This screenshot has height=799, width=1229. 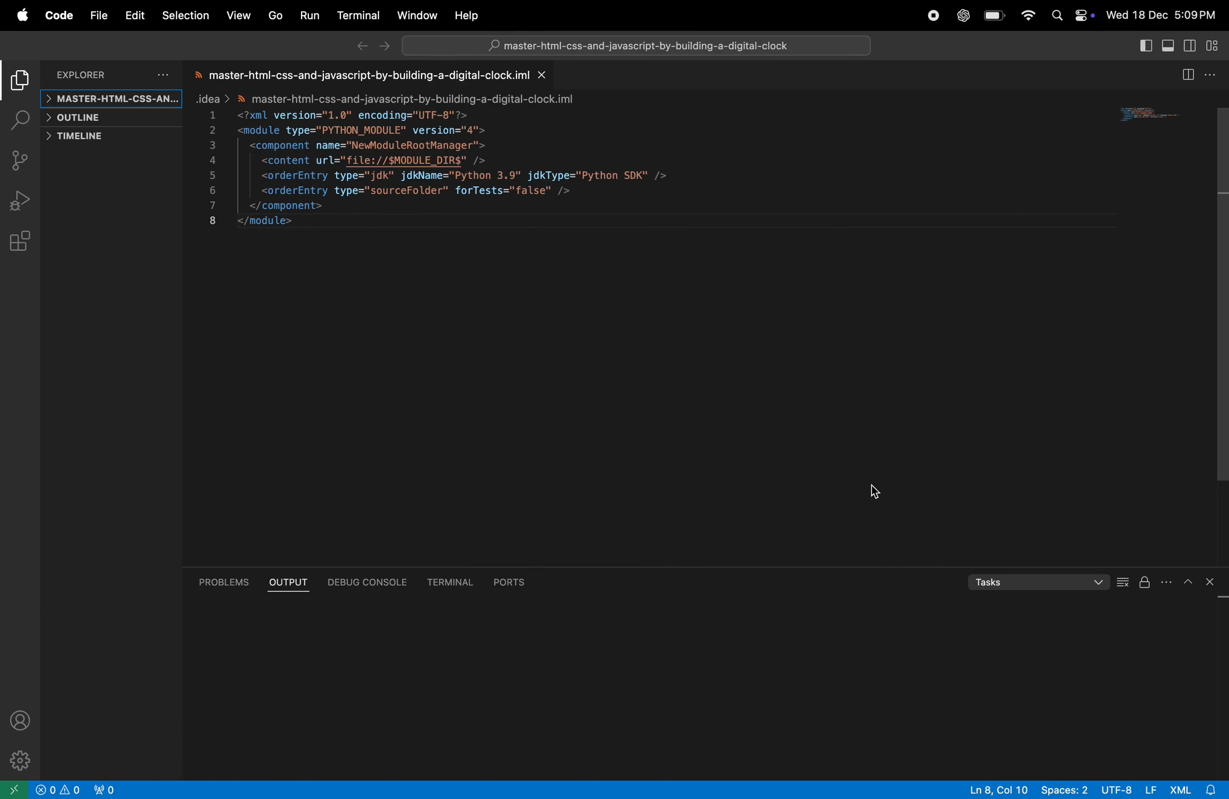 What do you see at coordinates (109, 99) in the screenshot?
I see `master file` at bounding box center [109, 99].